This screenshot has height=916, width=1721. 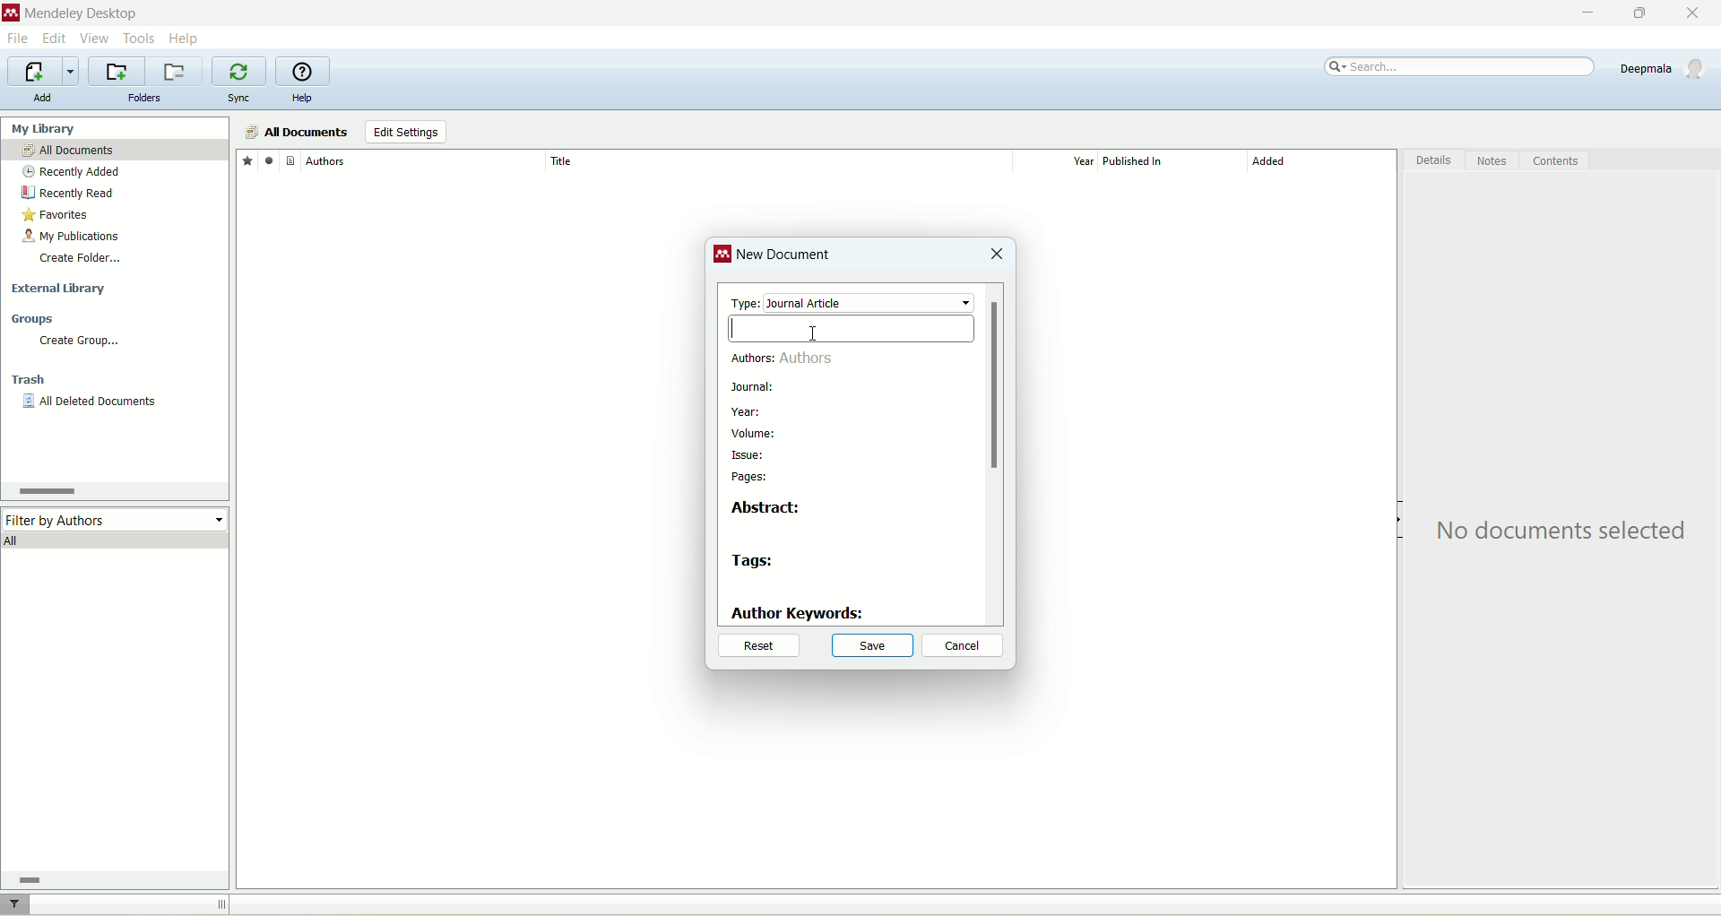 What do you see at coordinates (757, 647) in the screenshot?
I see `reset` at bounding box center [757, 647].